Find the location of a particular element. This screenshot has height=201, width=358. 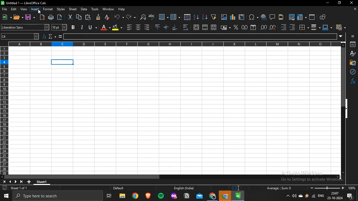

function is located at coordinates (353, 81).